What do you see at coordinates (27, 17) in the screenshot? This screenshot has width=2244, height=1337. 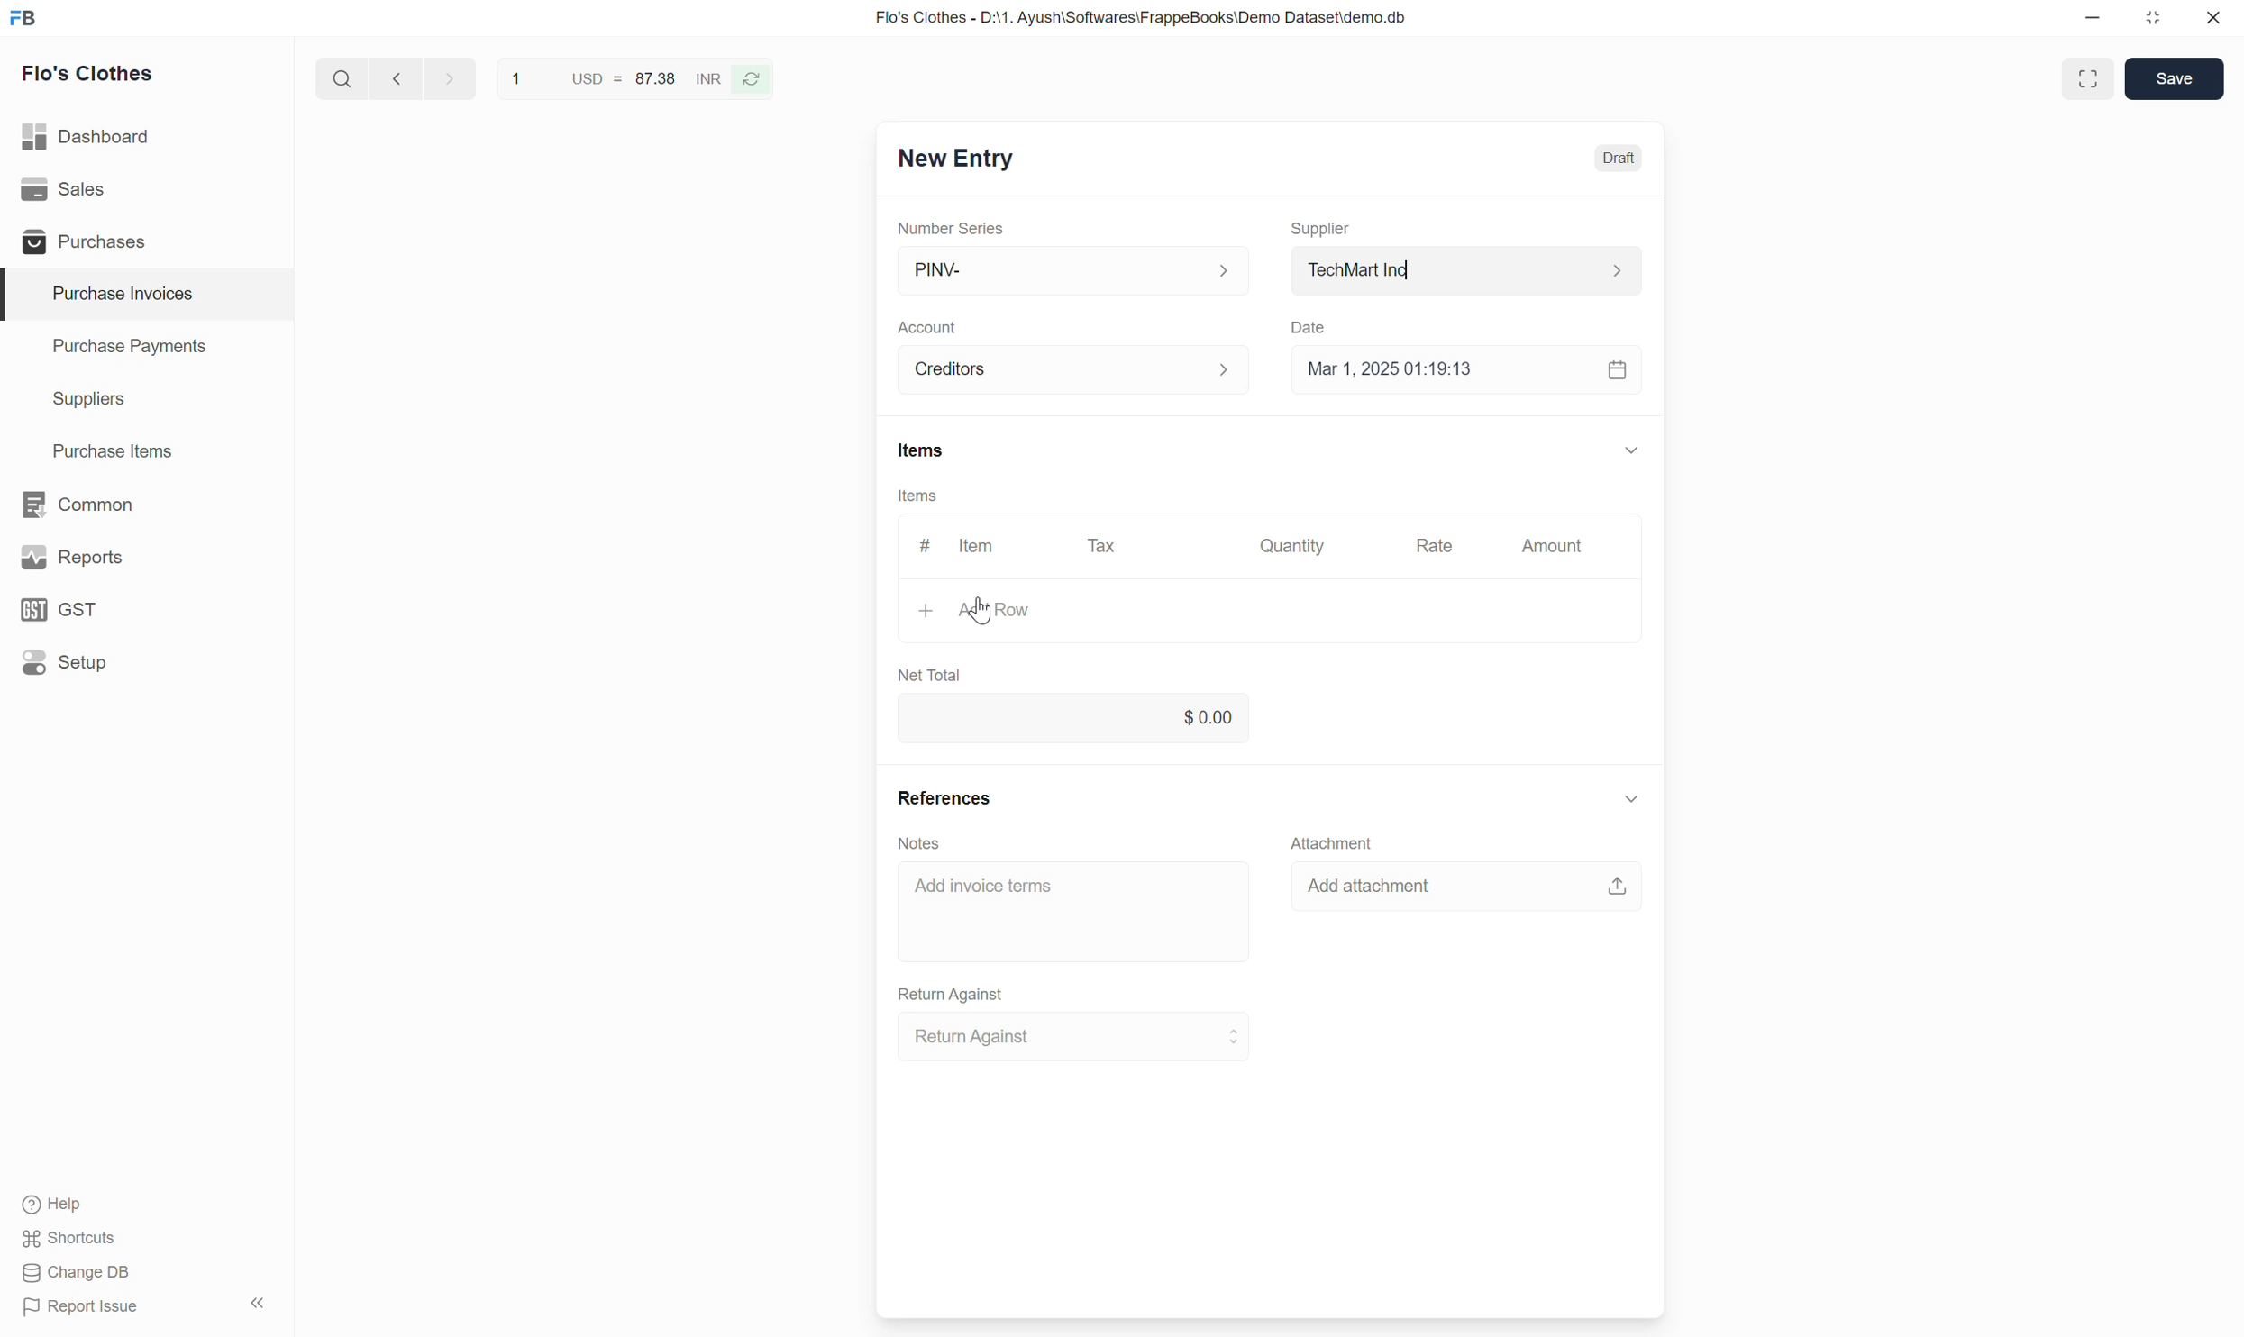 I see `frappe books logo` at bounding box center [27, 17].